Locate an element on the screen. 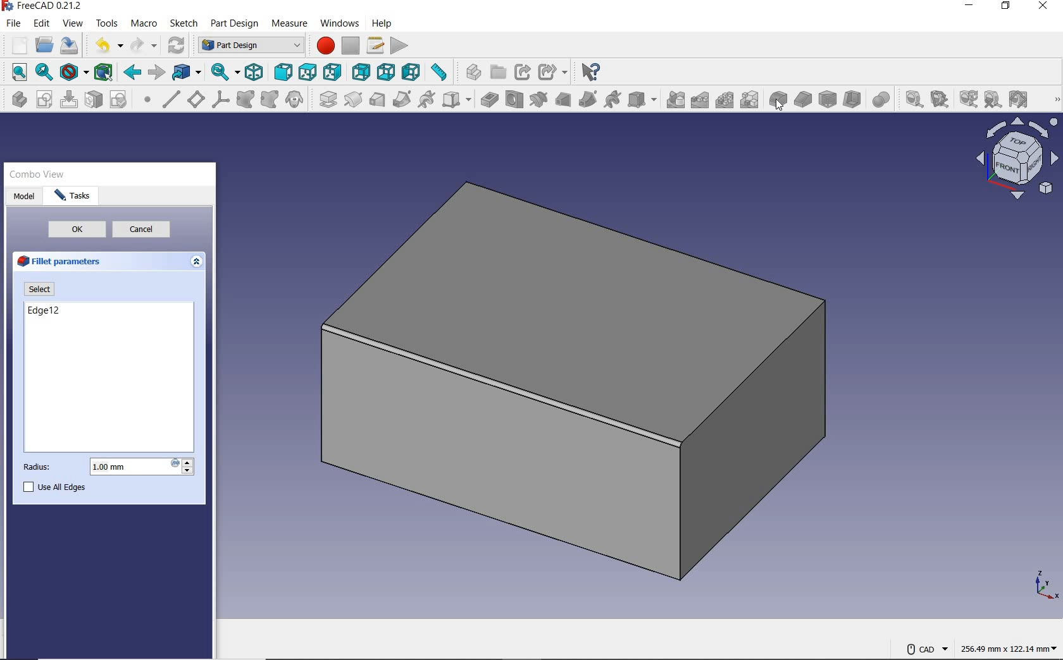 This screenshot has width=1063, height=660. additive loft is located at coordinates (378, 101).